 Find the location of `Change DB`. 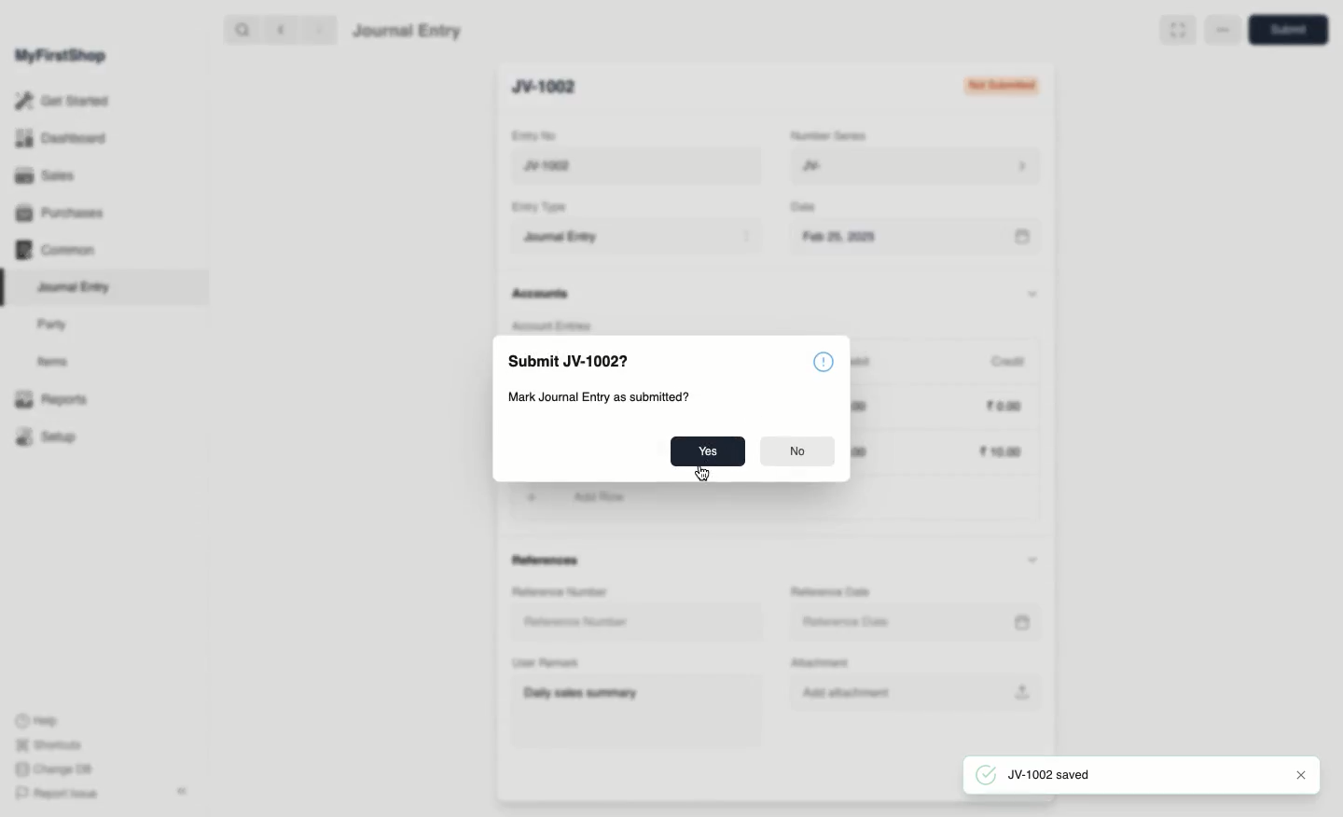

Change DB is located at coordinates (54, 770).